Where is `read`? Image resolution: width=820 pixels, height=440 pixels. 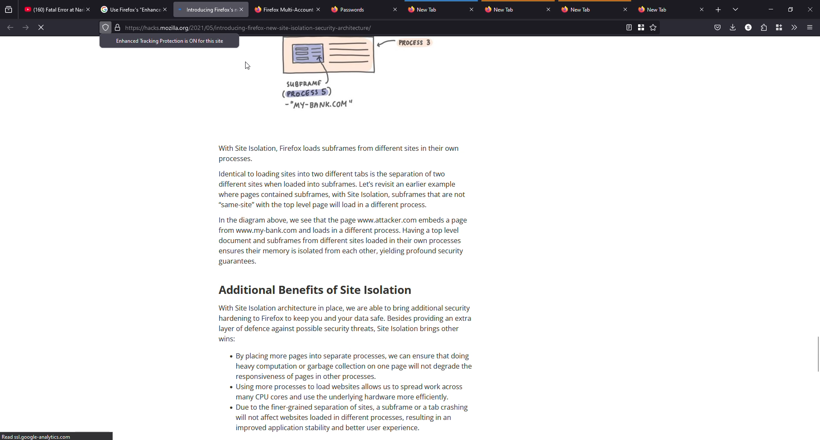
read is located at coordinates (628, 27).